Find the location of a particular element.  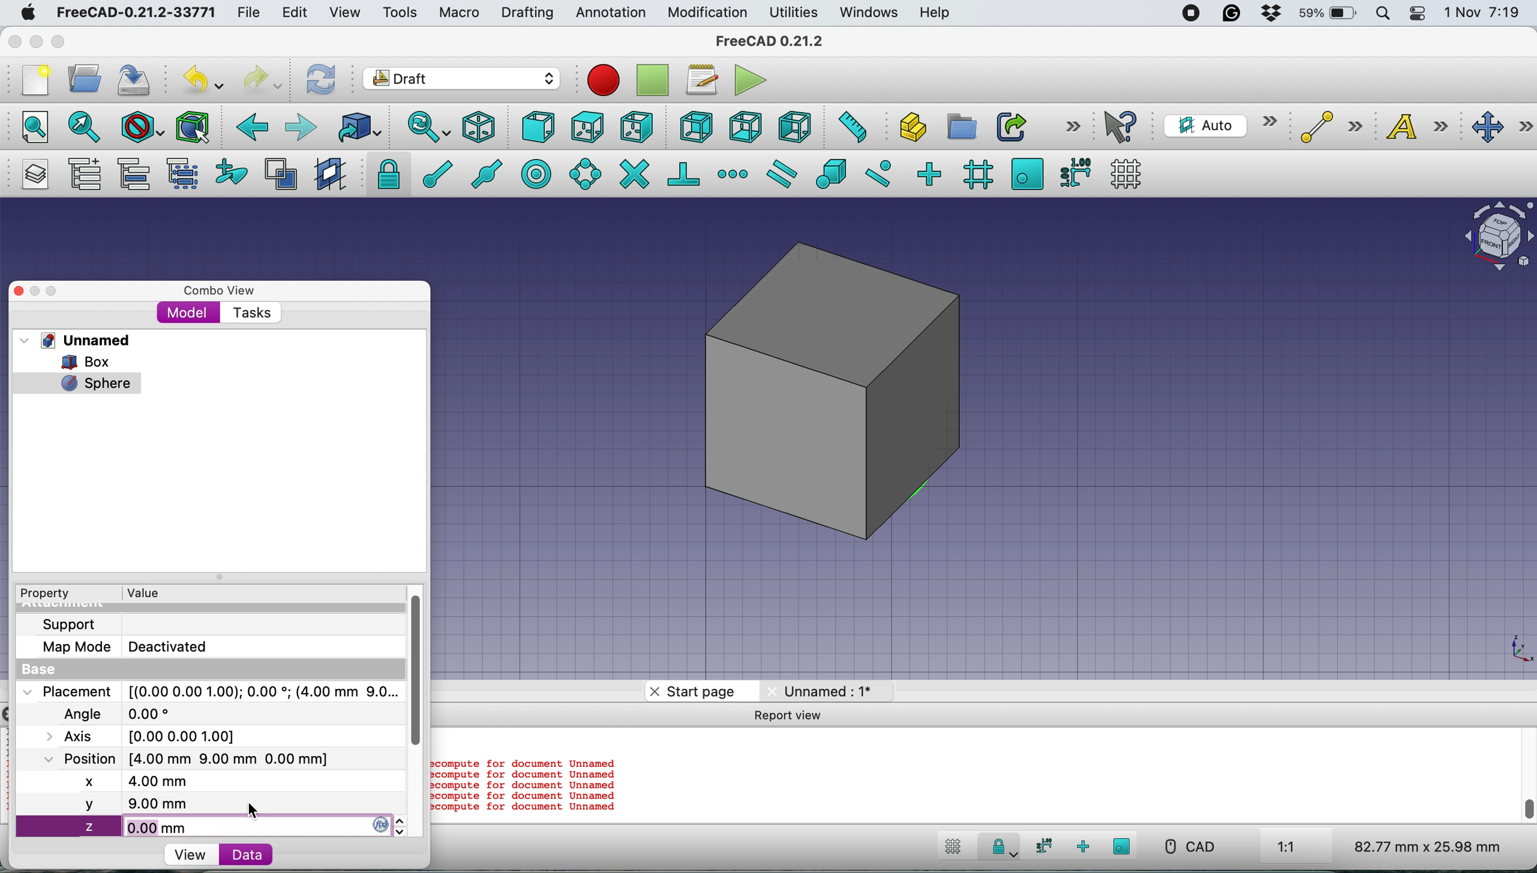

tasks is located at coordinates (250, 314).